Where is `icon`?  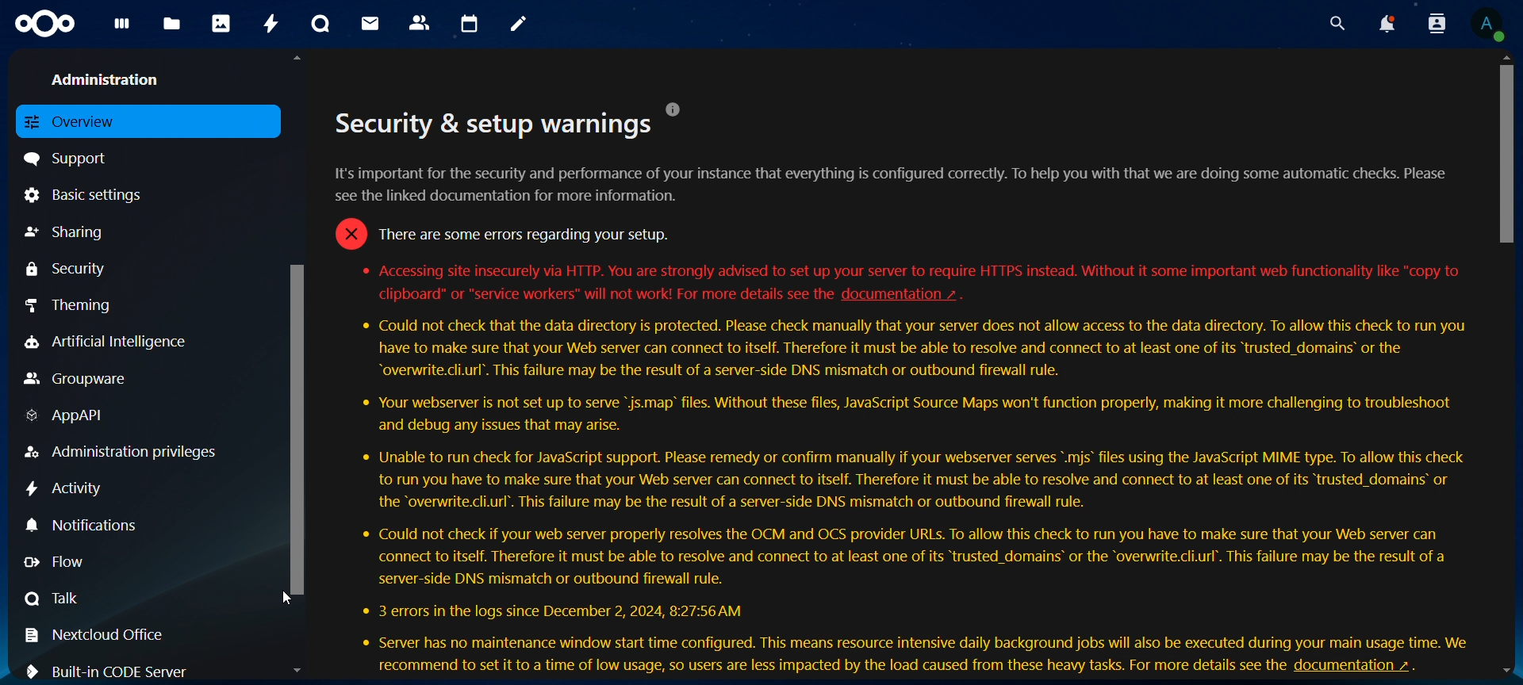 icon is located at coordinates (47, 25).